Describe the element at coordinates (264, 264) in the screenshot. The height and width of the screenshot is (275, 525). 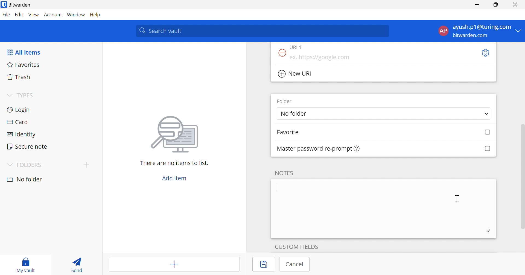
I see `Save` at that location.